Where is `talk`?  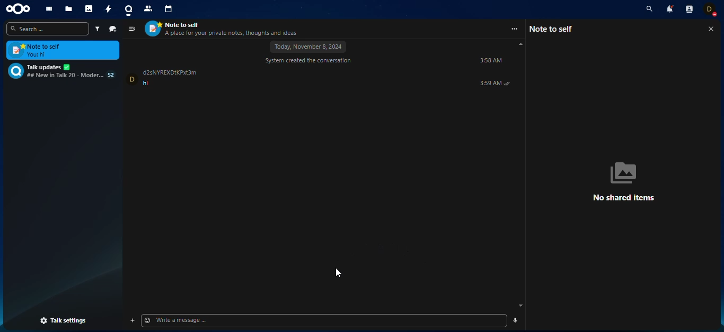 talk is located at coordinates (128, 10).